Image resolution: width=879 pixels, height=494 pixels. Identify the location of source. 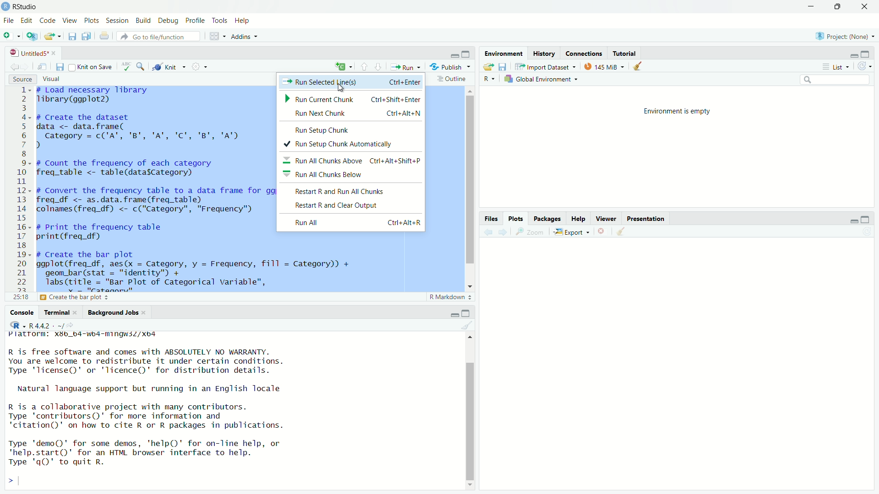
(23, 80).